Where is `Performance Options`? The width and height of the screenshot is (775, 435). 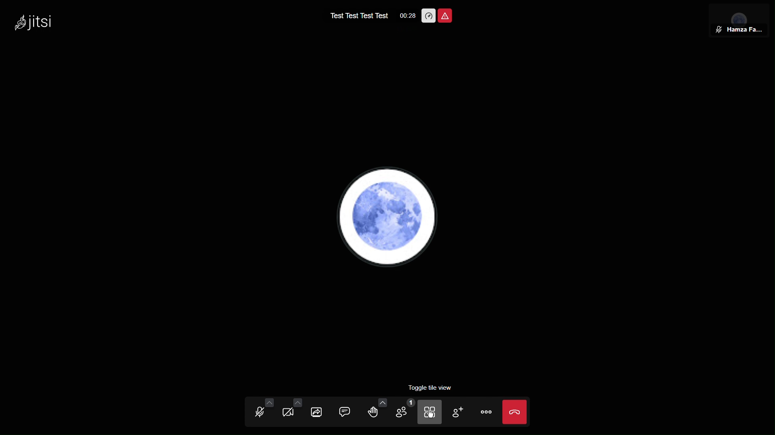 Performance Options is located at coordinates (428, 15).